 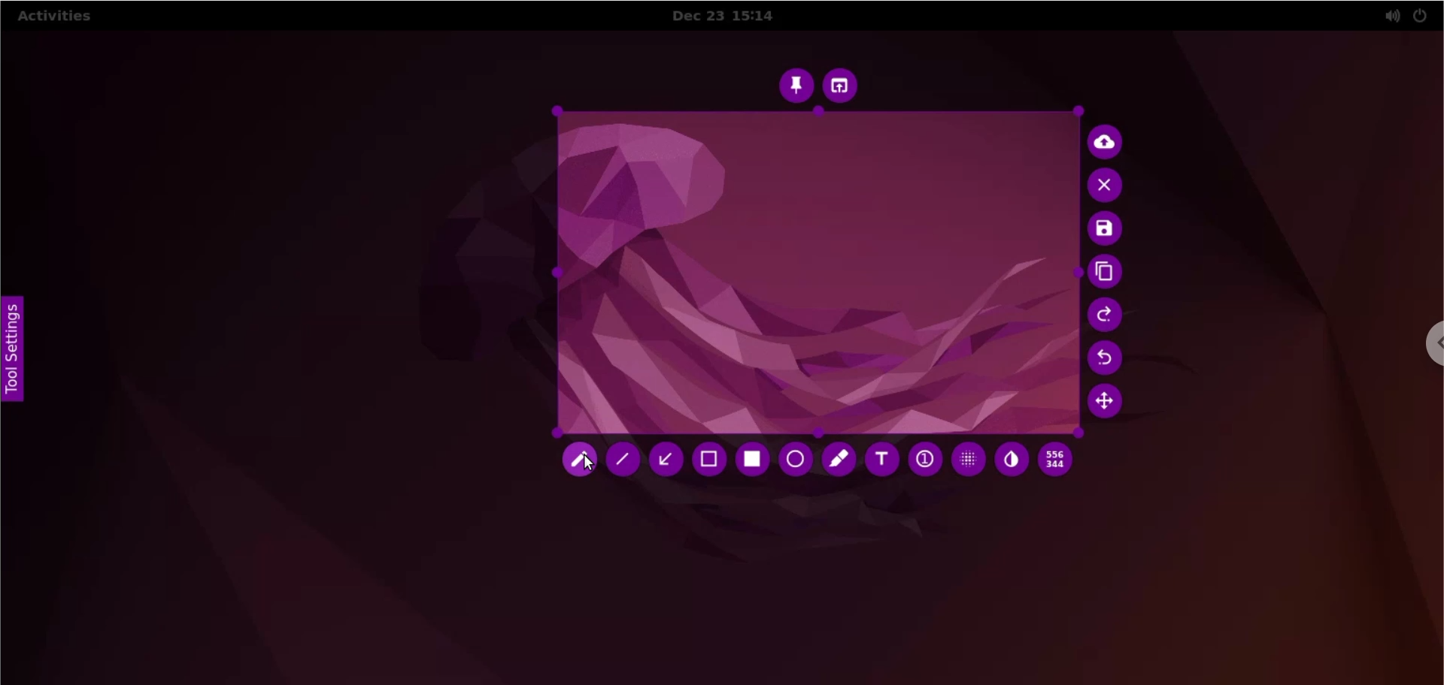 What do you see at coordinates (1423, 342) in the screenshot?
I see `chrome options` at bounding box center [1423, 342].